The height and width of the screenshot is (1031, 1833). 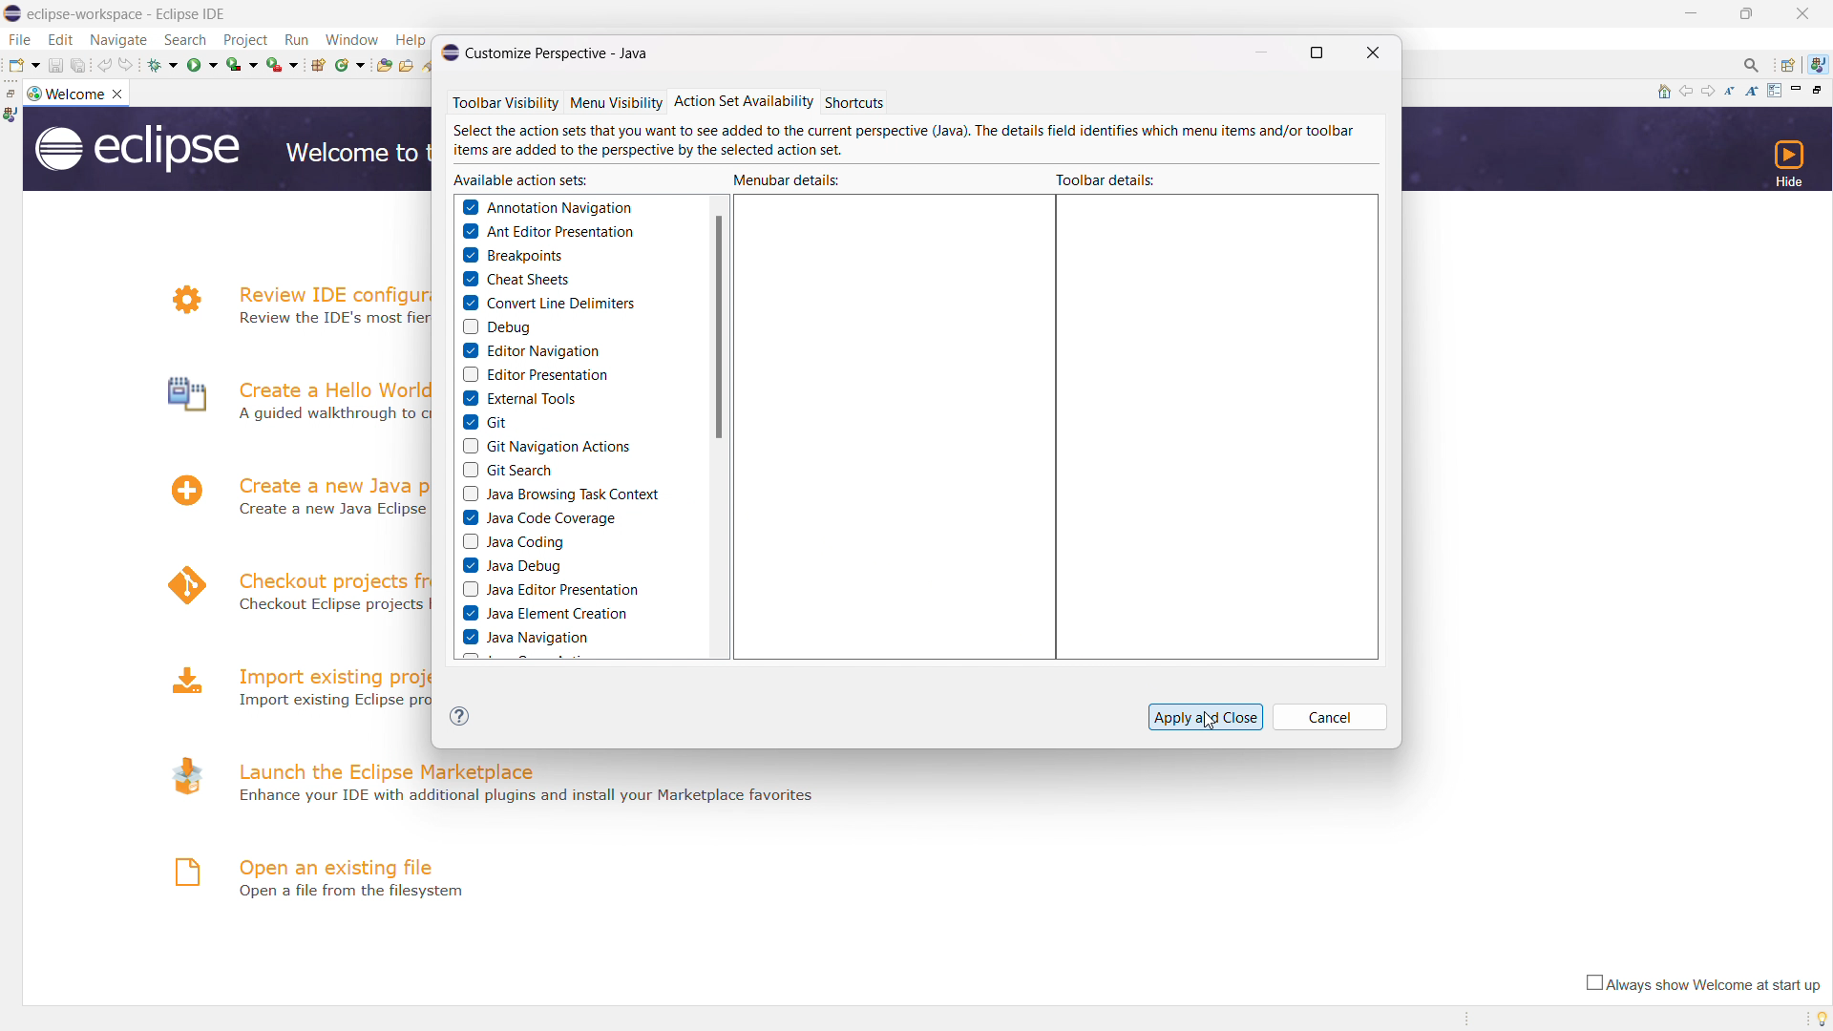 What do you see at coordinates (1748, 14) in the screenshot?
I see `maximize` at bounding box center [1748, 14].